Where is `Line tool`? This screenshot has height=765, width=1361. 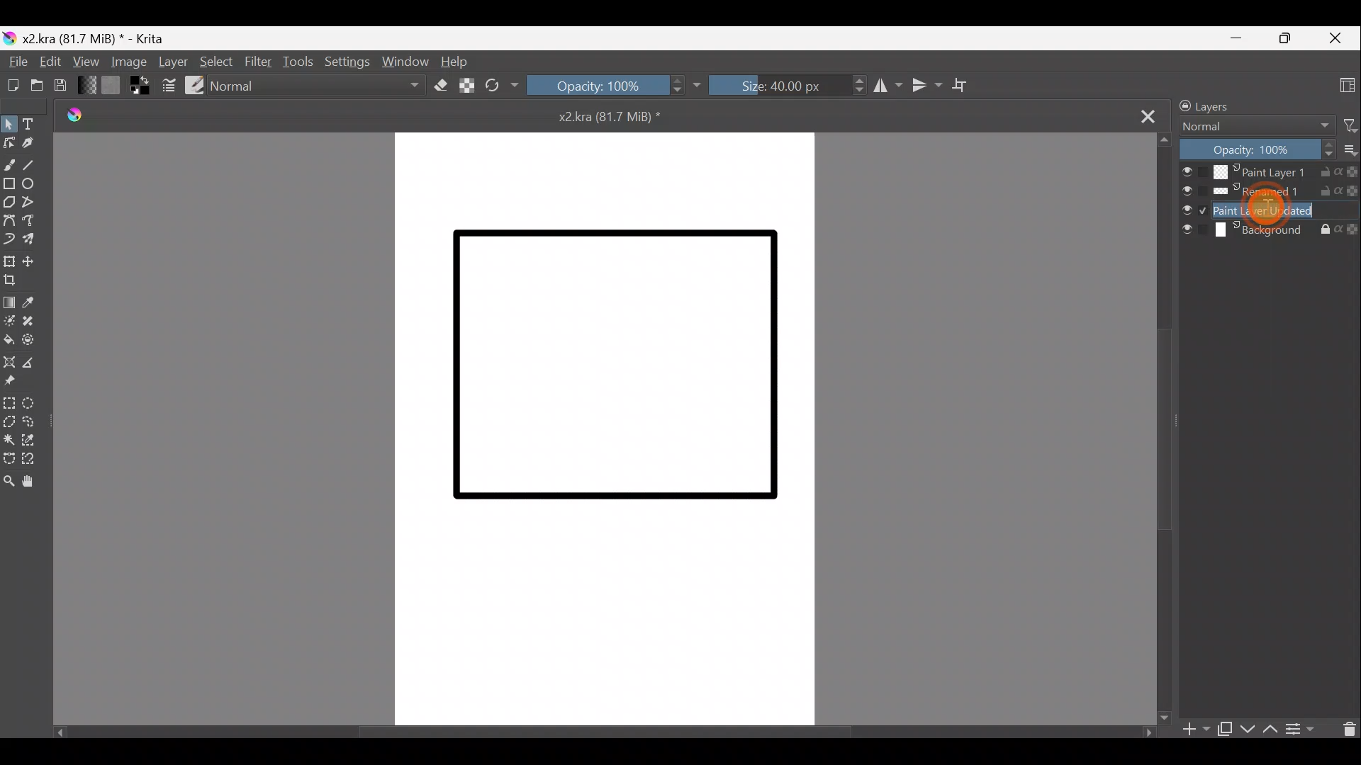 Line tool is located at coordinates (33, 163).